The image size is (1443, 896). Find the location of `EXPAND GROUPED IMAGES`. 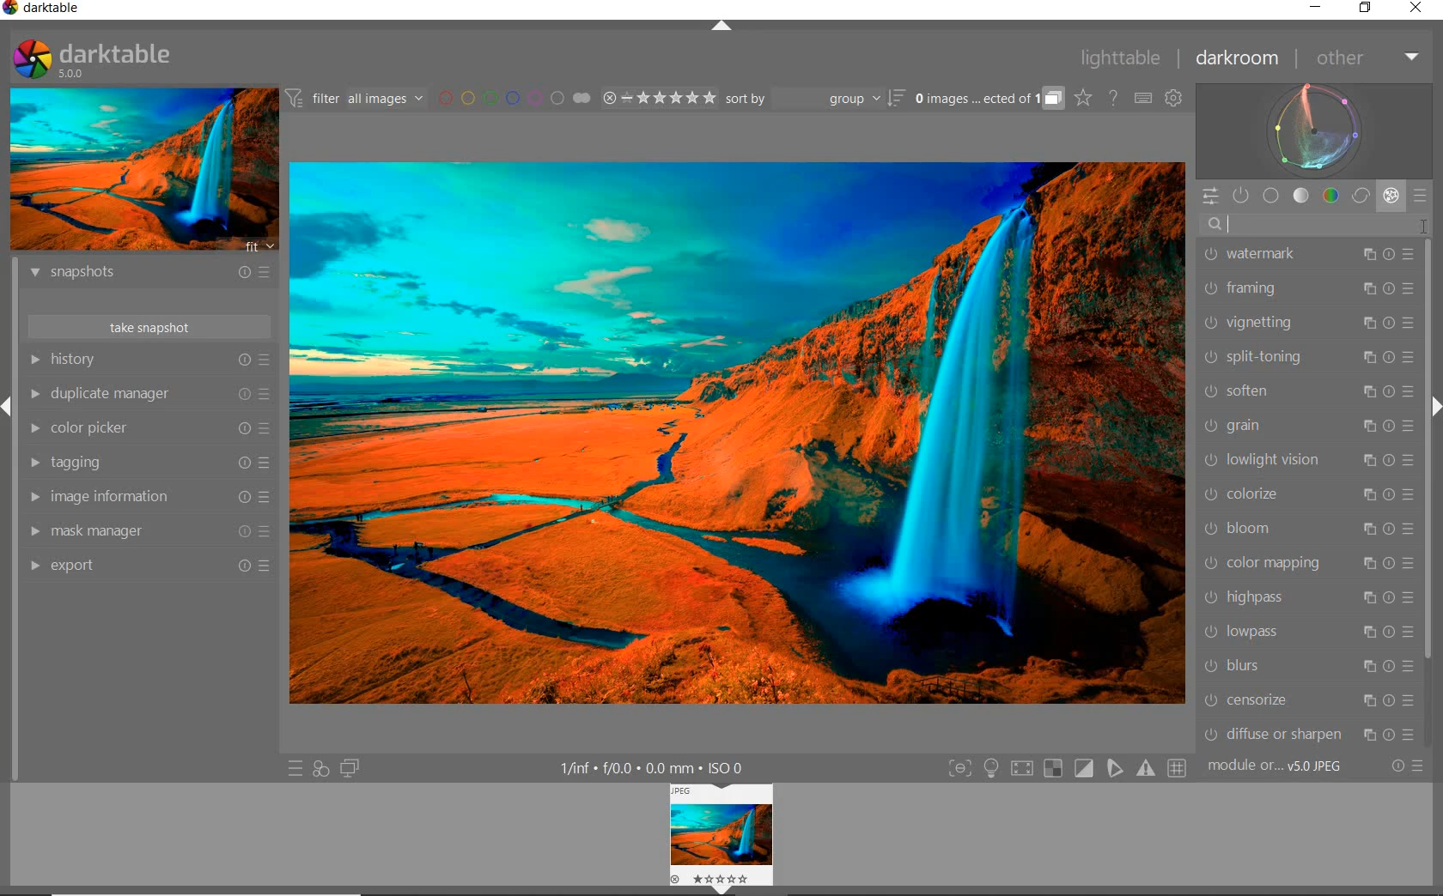

EXPAND GROUPED IMAGES is located at coordinates (989, 99).